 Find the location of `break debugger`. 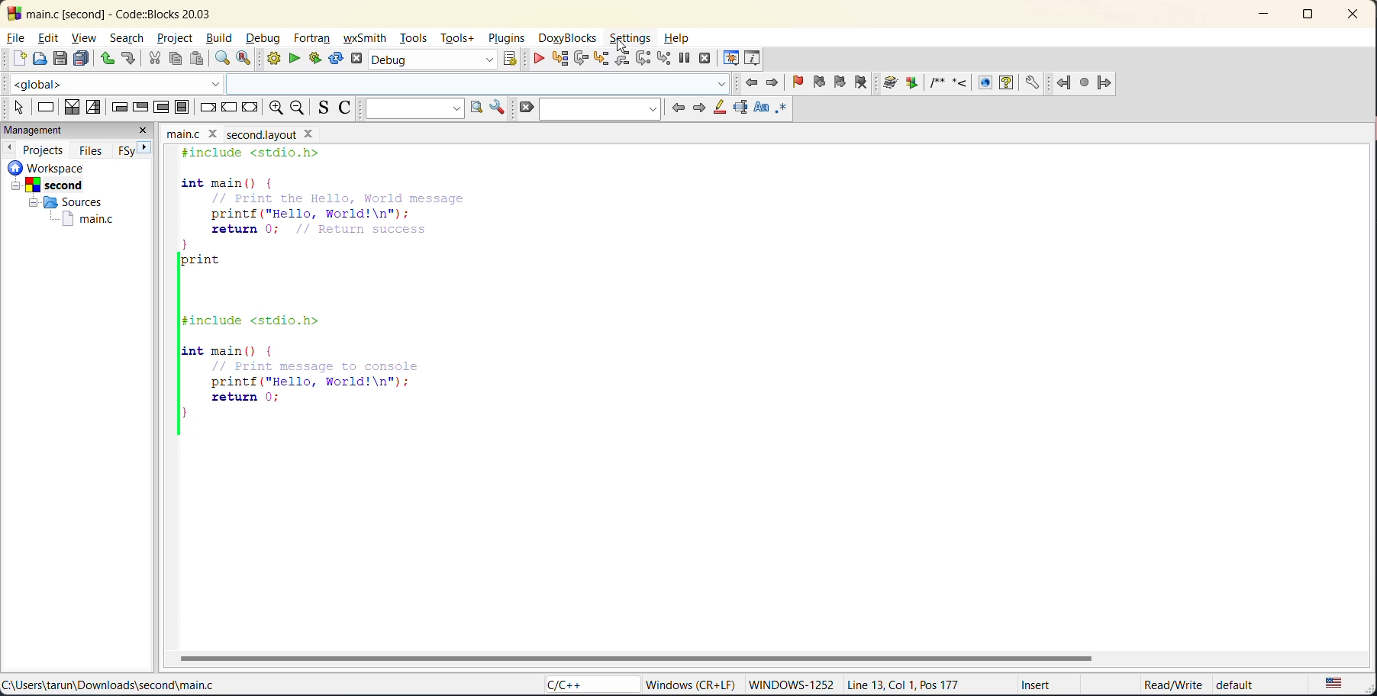

break debugger is located at coordinates (683, 58).